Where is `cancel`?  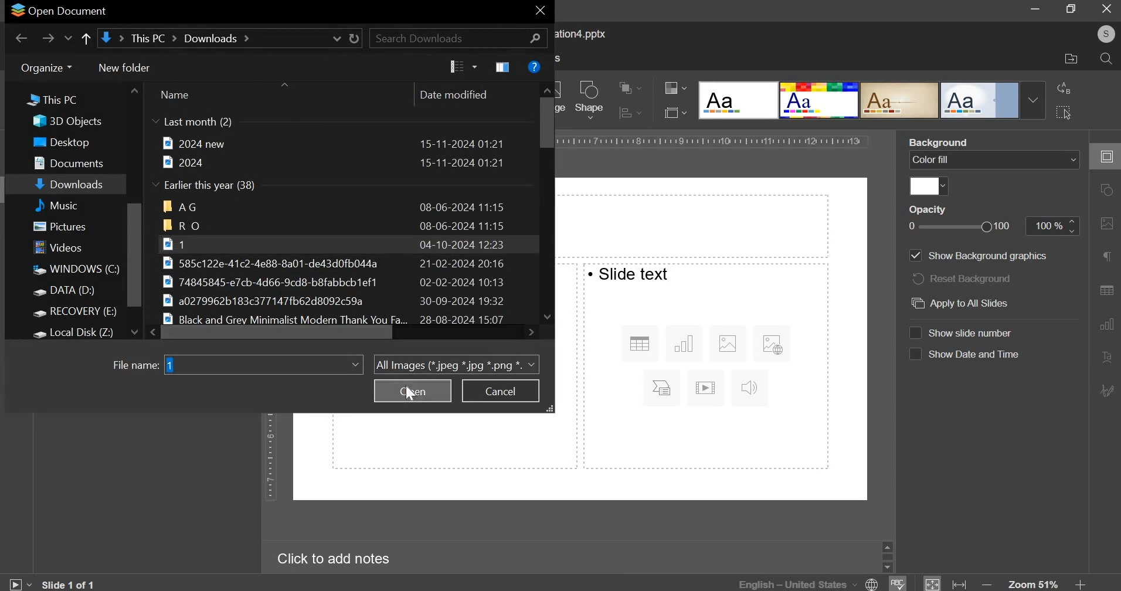
cancel is located at coordinates (500, 391).